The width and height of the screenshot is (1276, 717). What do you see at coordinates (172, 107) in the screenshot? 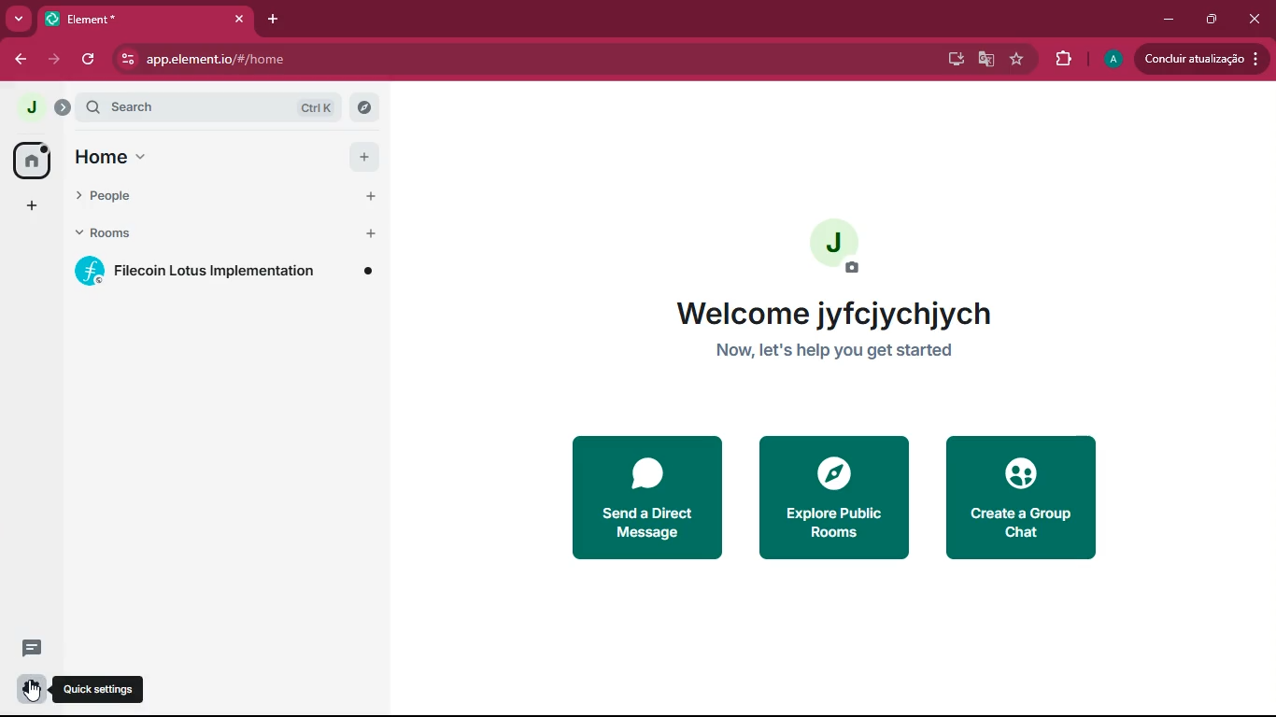
I see `search` at bounding box center [172, 107].